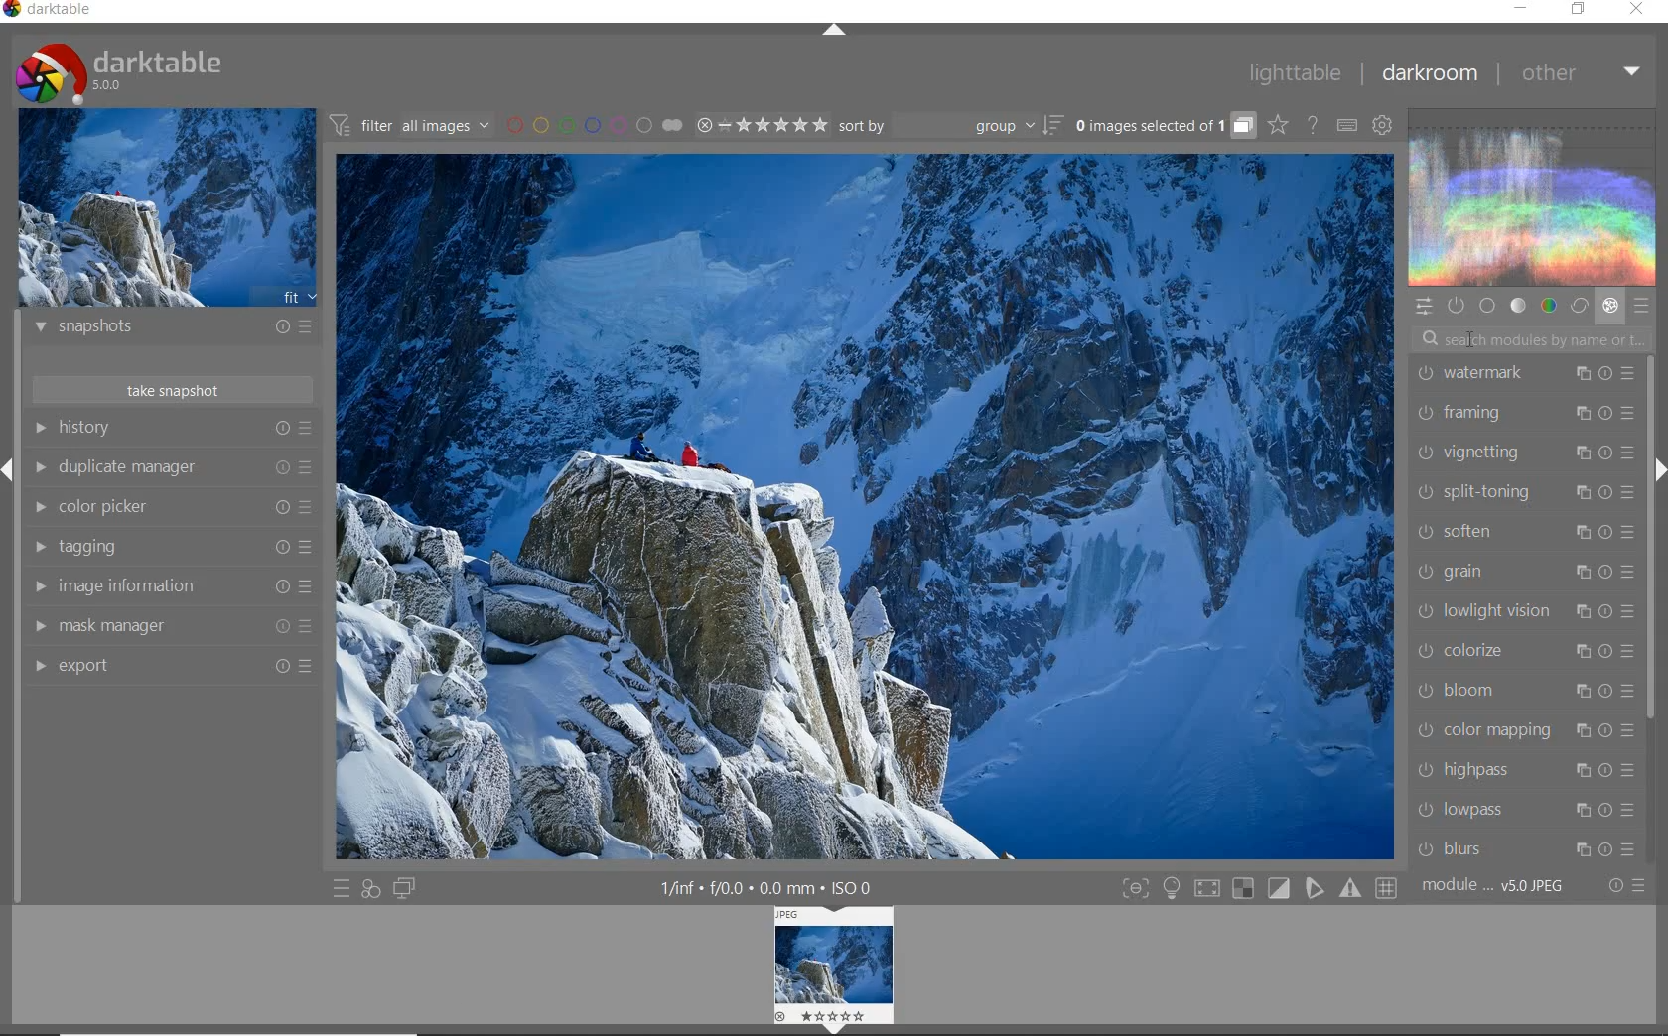 Image resolution: width=1668 pixels, height=1036 pixels. What do you see at coordinates (1524, 415) in the screenshot?
I see `framing` at bounding box center [1524, 415].